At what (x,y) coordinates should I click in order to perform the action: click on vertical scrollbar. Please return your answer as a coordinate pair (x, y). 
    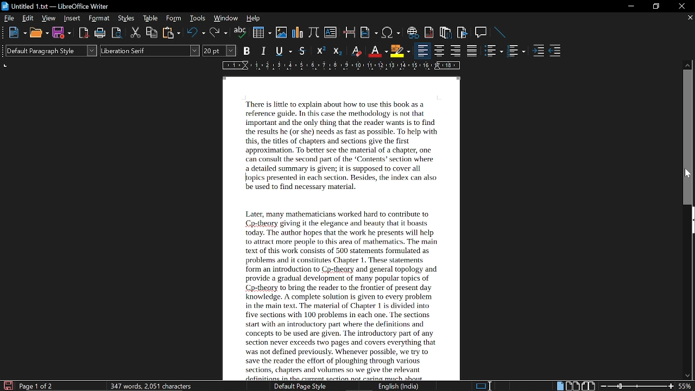
    Looking at the image, I should click on (689, 137).